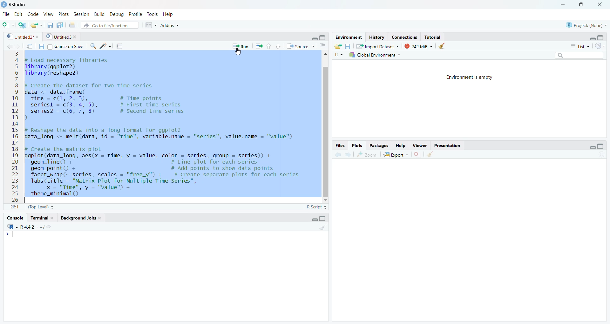 The image size is (610, 324). I want to click on new file, so click(8, 25).